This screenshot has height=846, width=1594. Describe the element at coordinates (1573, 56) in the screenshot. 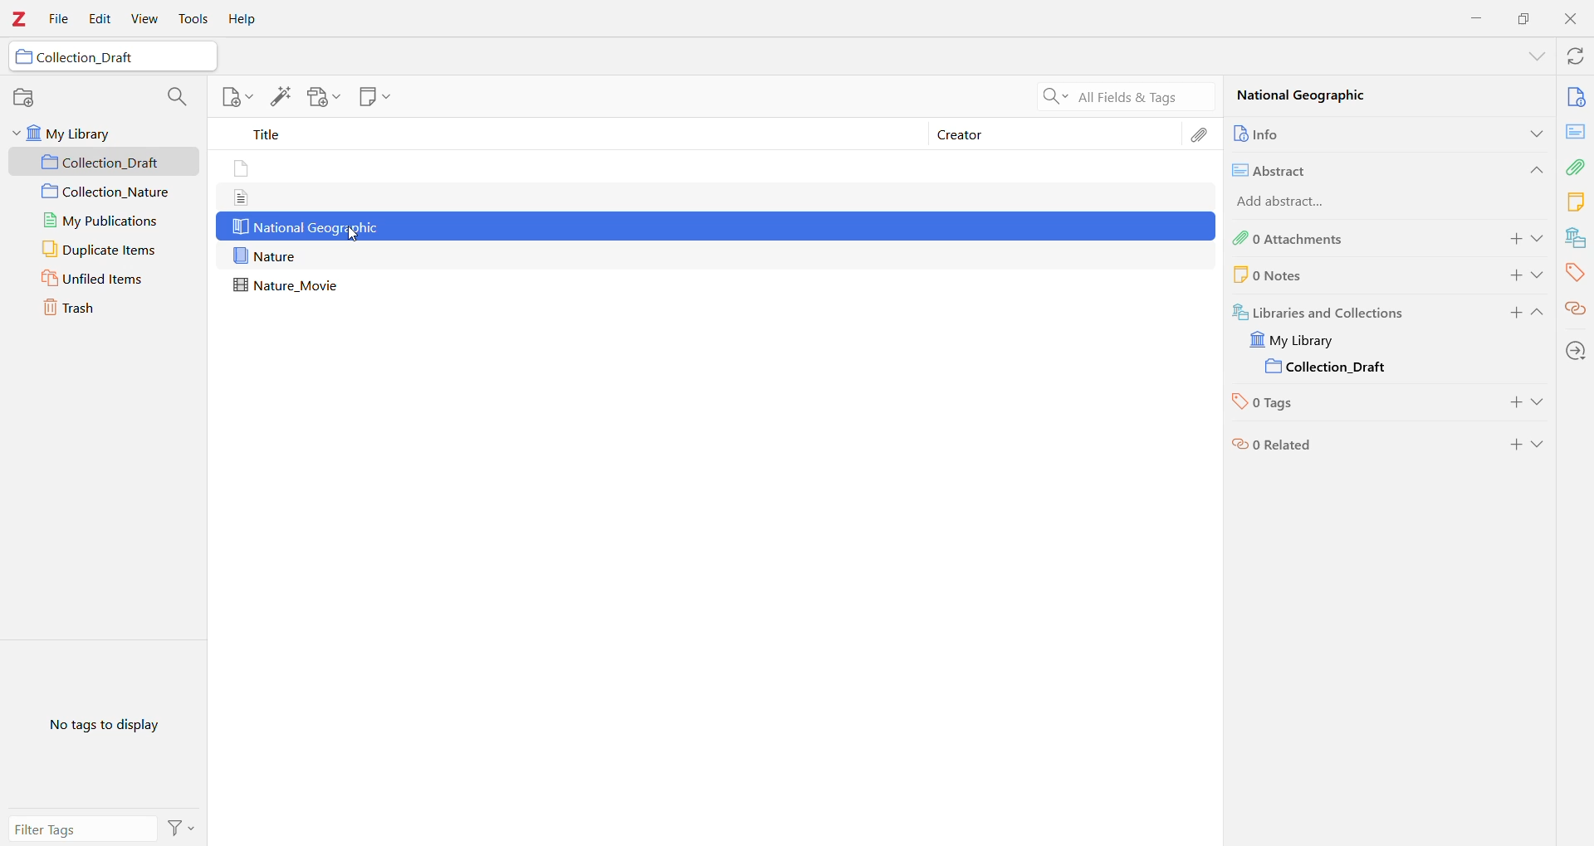

I see `Sync with Zotero.org` at that location.